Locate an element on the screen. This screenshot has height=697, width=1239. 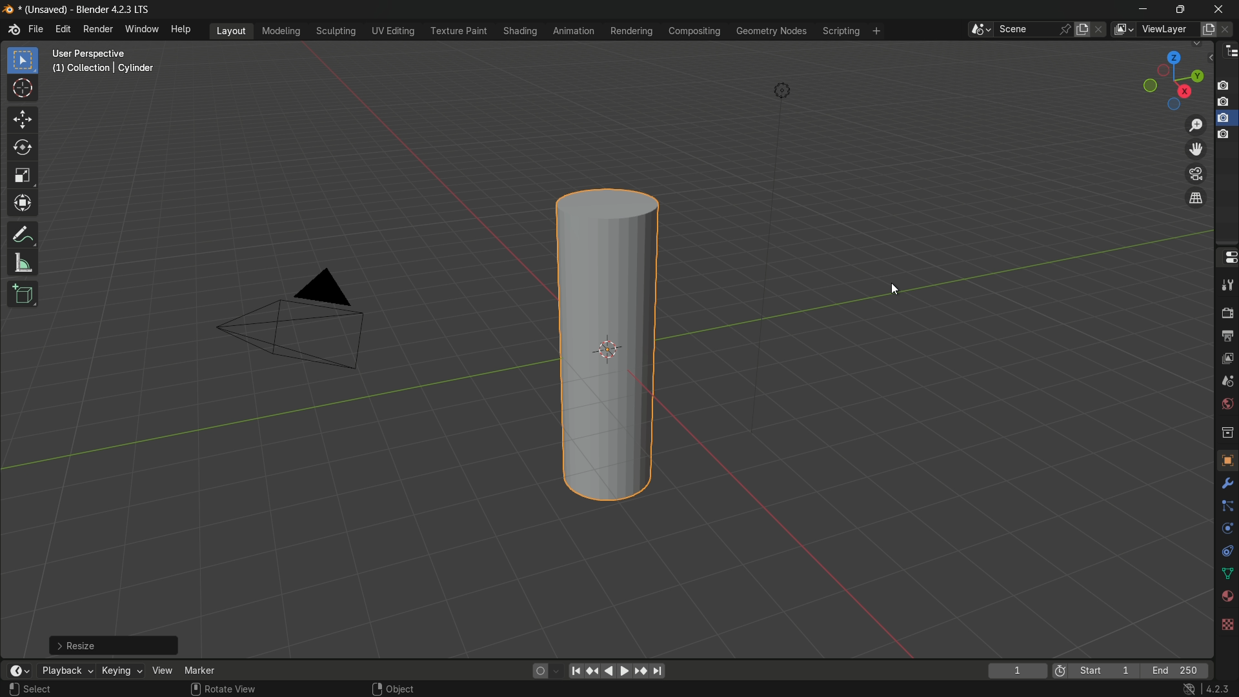
compositing is located at coordinates (694, 32).